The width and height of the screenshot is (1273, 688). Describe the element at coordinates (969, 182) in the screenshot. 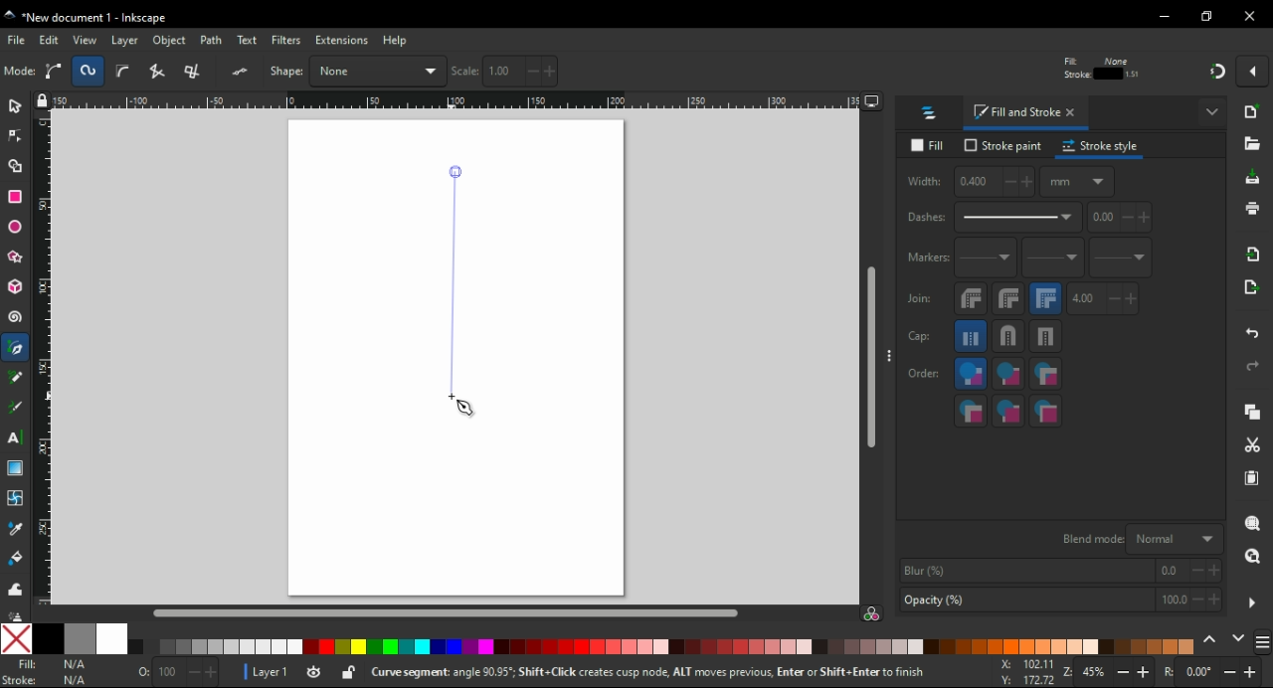

I see `width` at that location.